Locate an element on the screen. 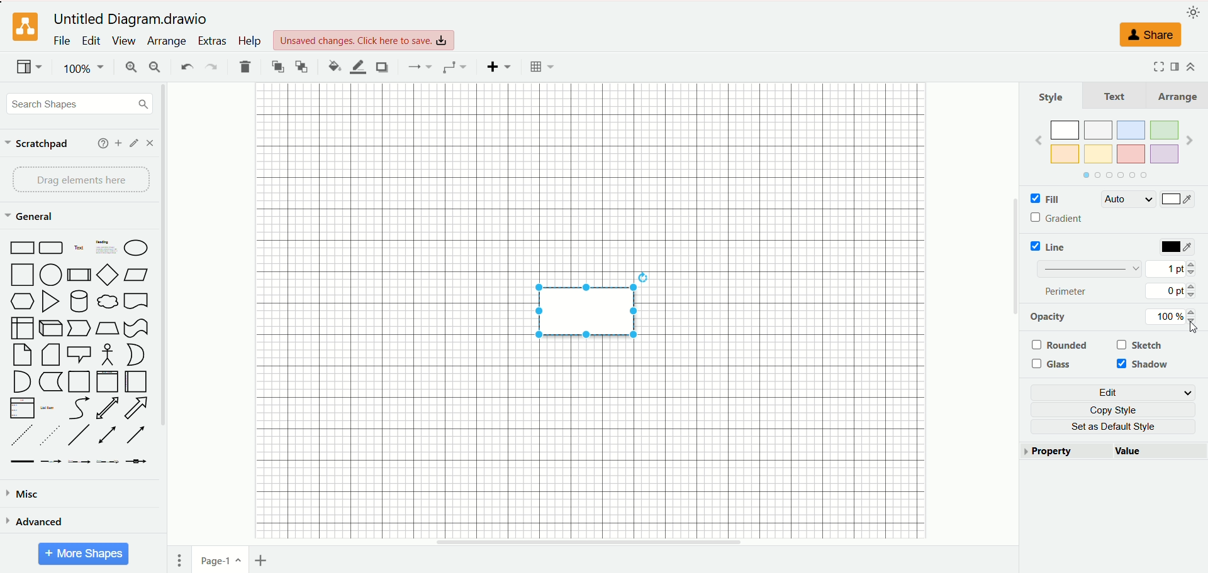 The image size is (1208, 573). text is located at coordinates (1115, 95).